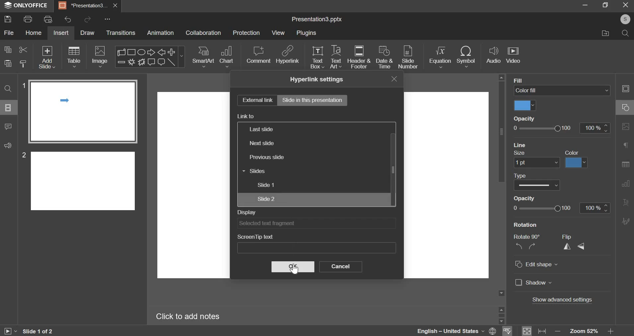 The height and width of the screenshot is (336, 634). Describe the element at coordinates (100, 57) in the screenshot. I see `image` at that location.